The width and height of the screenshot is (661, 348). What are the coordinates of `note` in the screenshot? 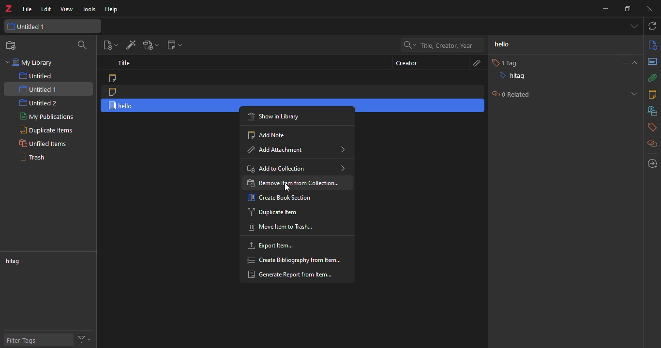 It's located at (114, 91).